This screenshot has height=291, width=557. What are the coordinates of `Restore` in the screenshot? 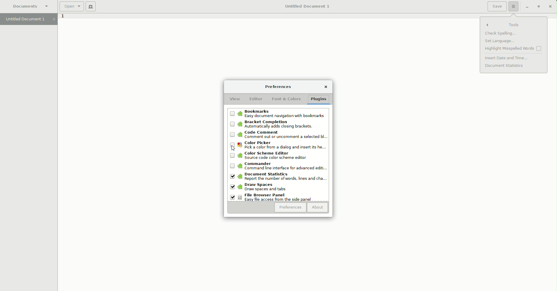 It's located at (525, 7).